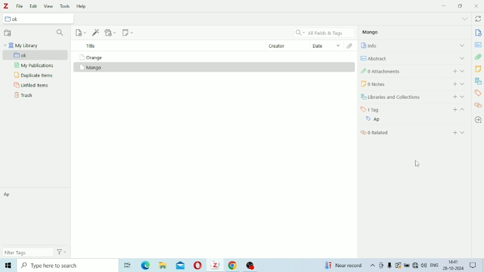 The image size is (484, 272). Describe the element at coordinates (407, 265) in the screenshot. I see `Charging, plugged in` at that location.